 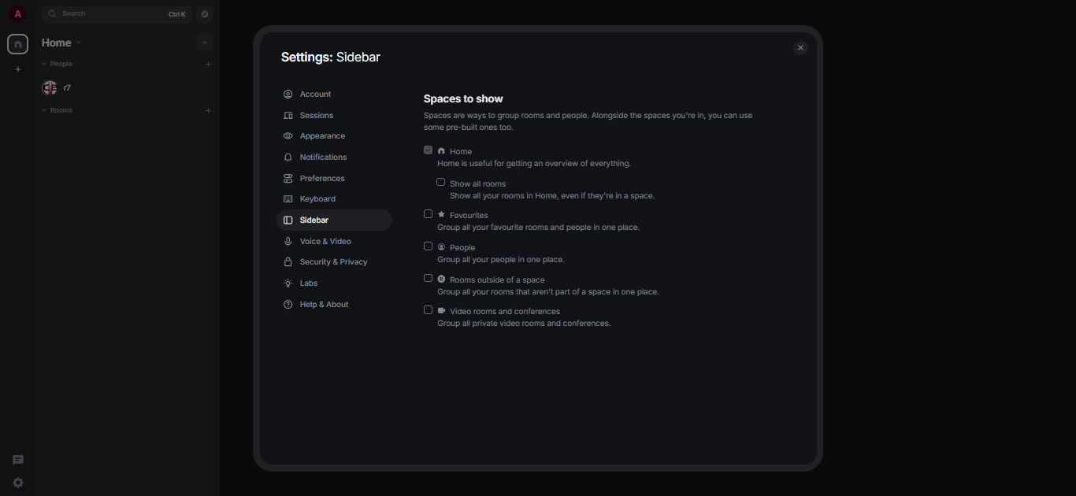 What do you see at coordinates (61, 87) in the screenshot?
I see `people` at bounding box center [61, 87].